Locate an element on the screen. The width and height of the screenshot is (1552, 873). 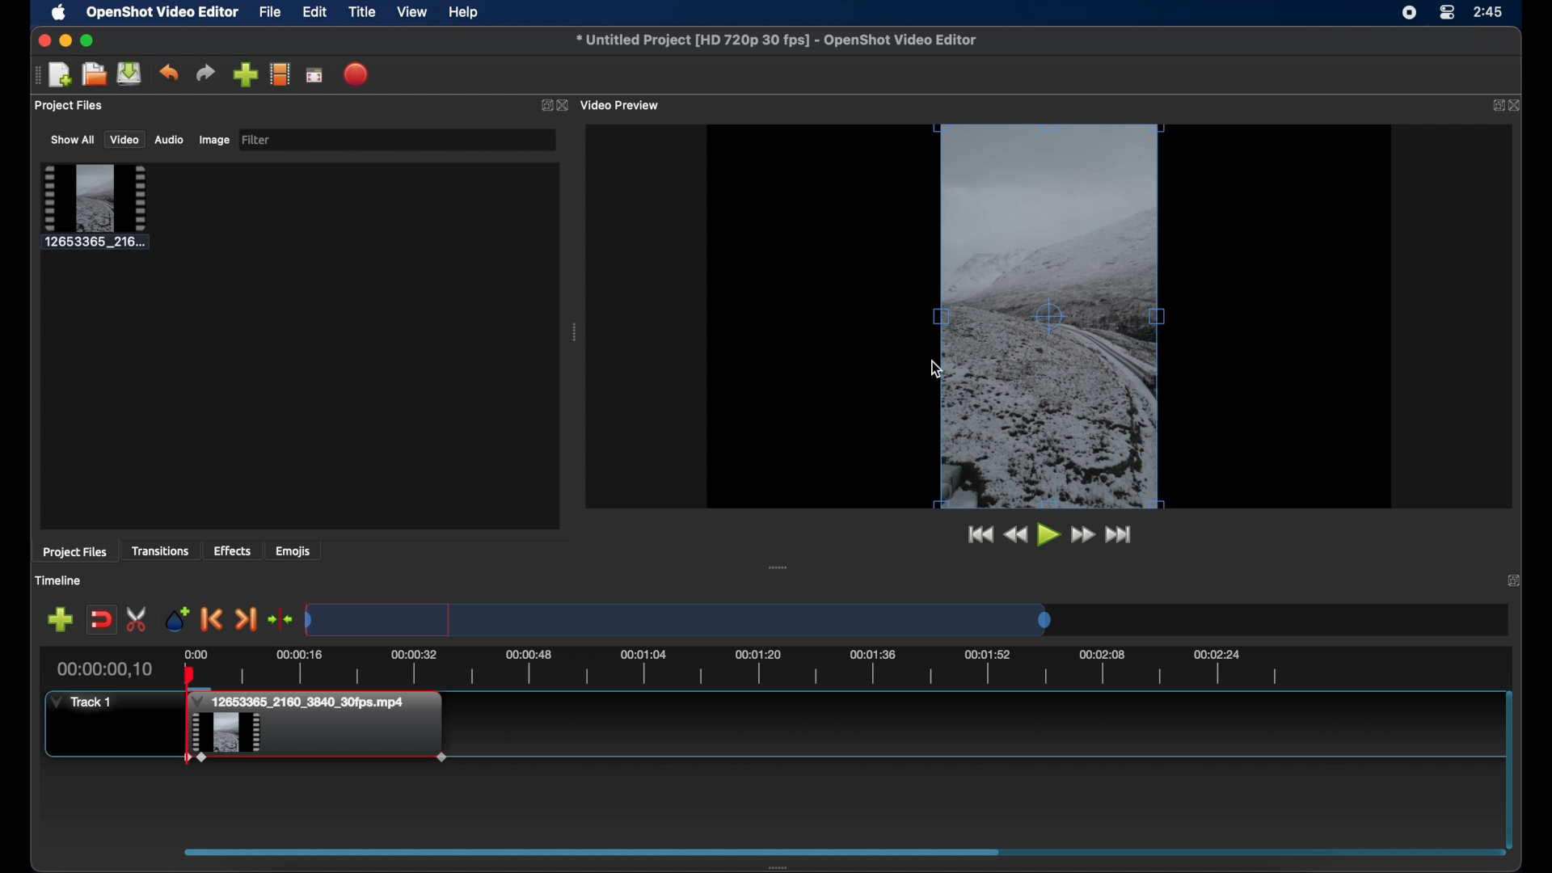
track is located at coordinates (82, 701).